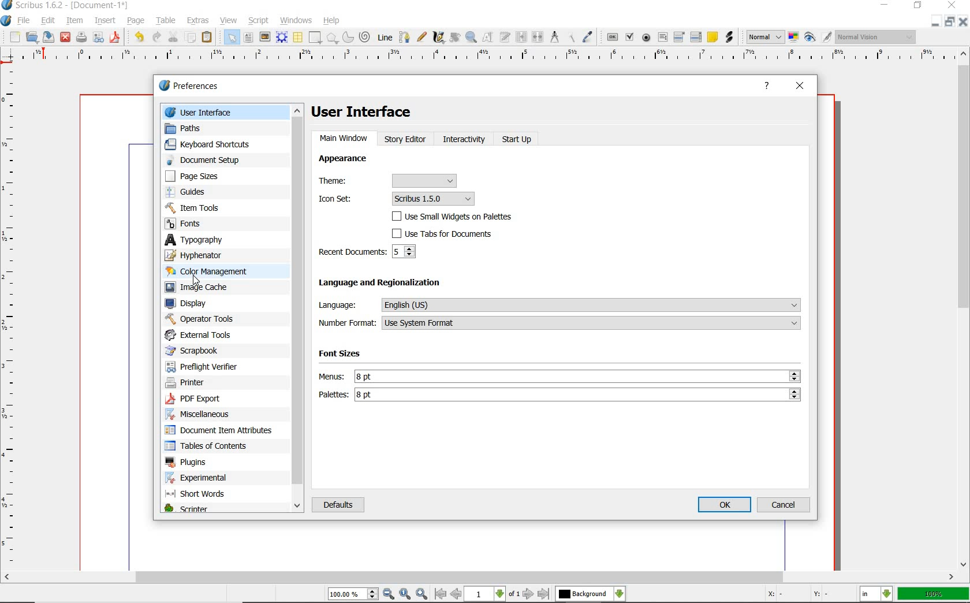 This screenshot has height=603, width=970. I want to click on minimize, so click(936, 23).